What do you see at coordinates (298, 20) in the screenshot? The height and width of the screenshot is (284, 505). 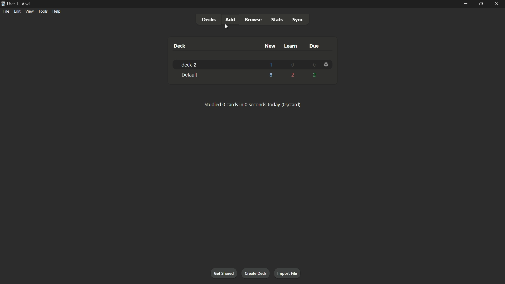 I see `sync` at bounding box center [298, 20].